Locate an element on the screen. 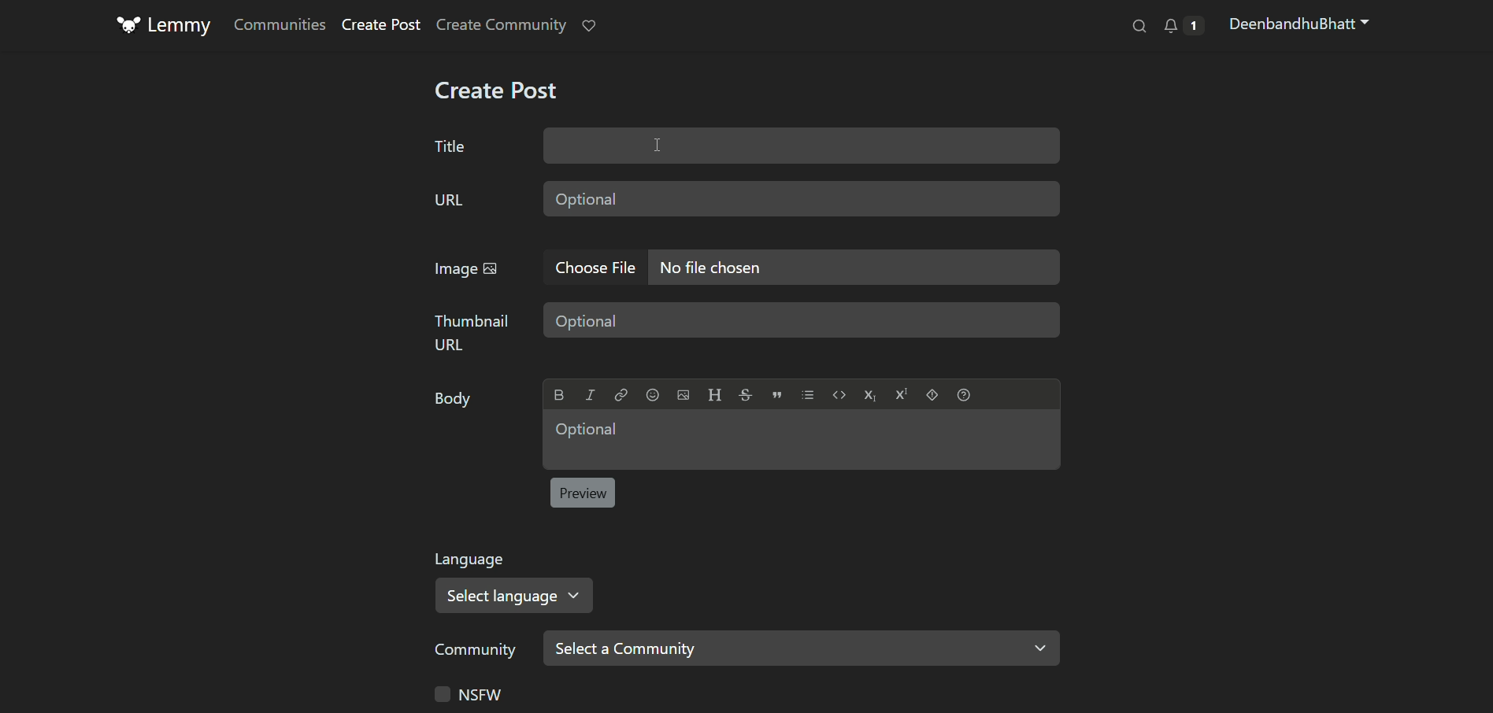  Body is located at coordinates (450, 400).